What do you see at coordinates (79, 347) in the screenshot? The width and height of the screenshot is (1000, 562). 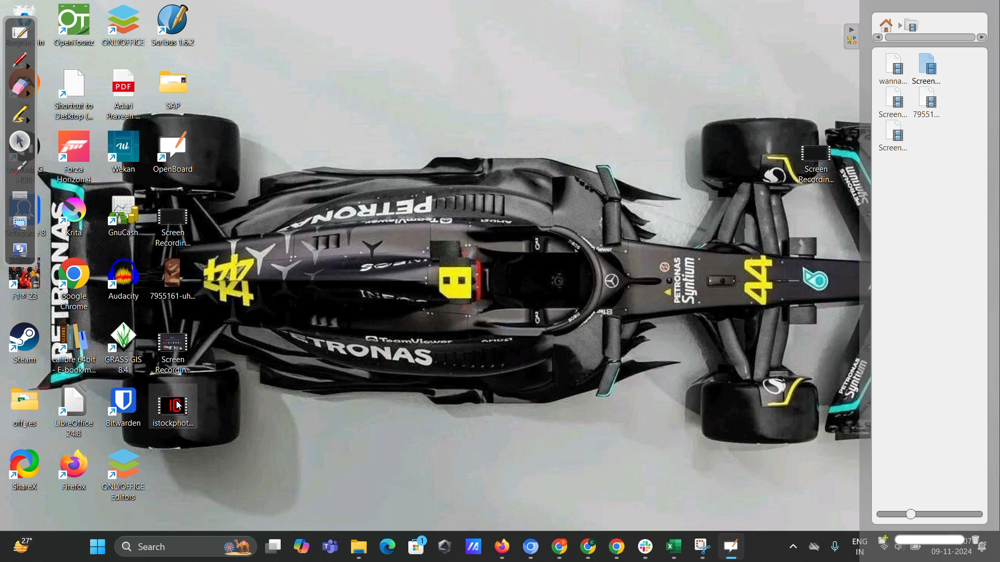 I see `Calibre 64 bit E-book m...` at bounding box center [79, 347].